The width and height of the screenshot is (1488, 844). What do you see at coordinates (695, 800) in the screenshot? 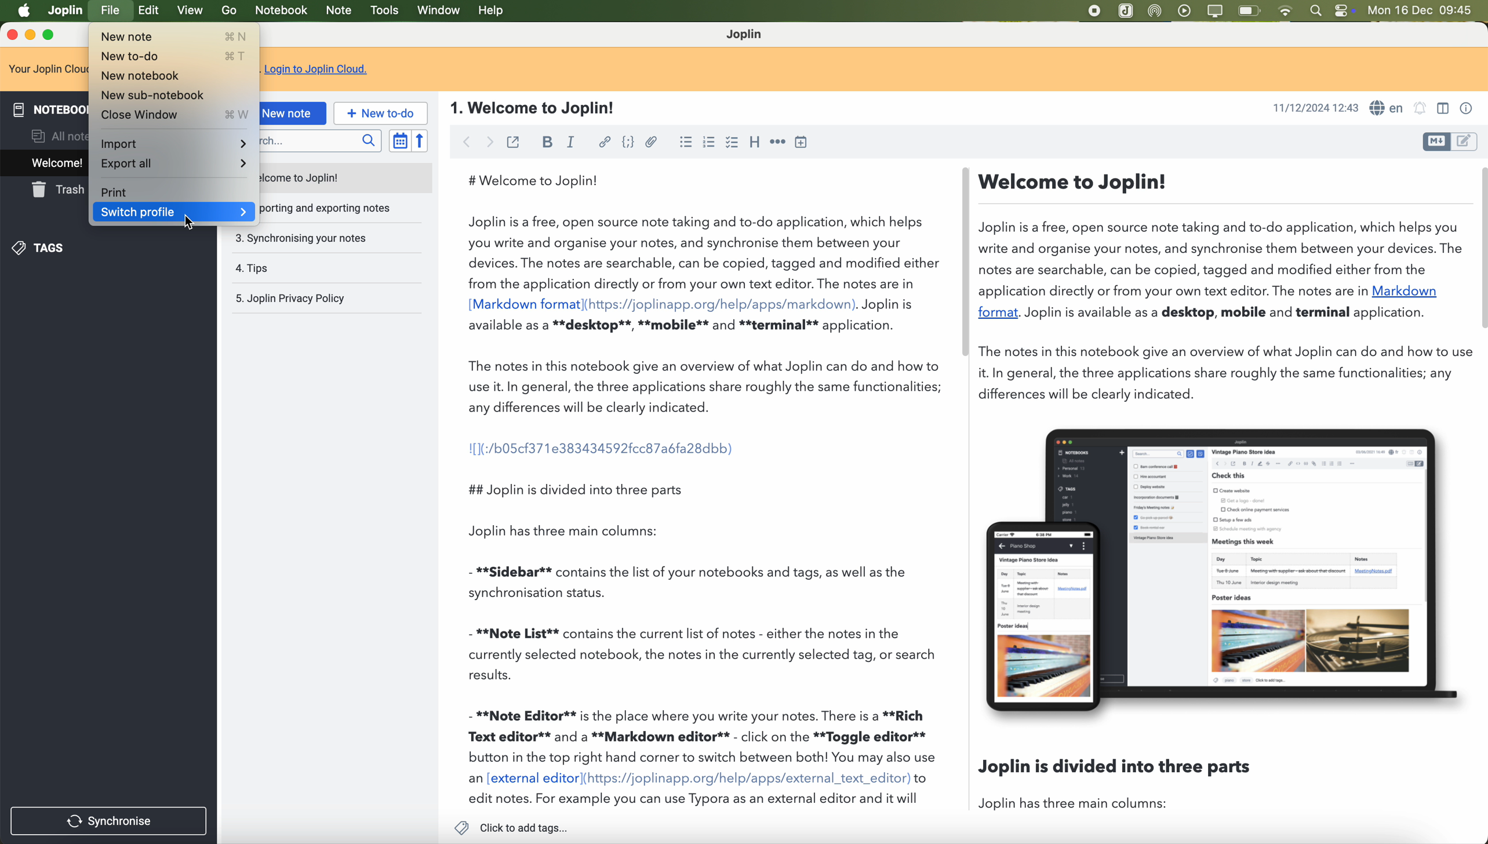
I see `edit notes. For example you can use Typora as an external editor and it will` at bounding box center [695, 800].